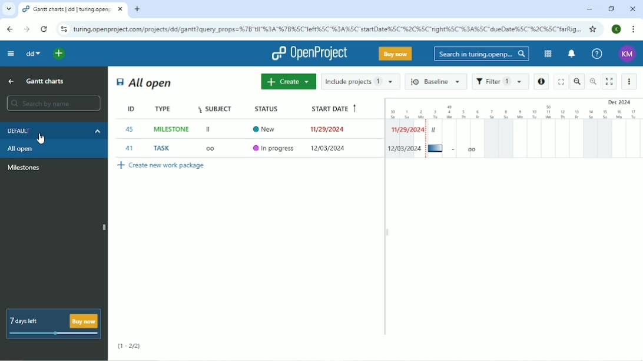 This screenshot has height=361, width=643. Describe the element at coordinates (144, 82) in the screenshot. I see `All open` at that location.